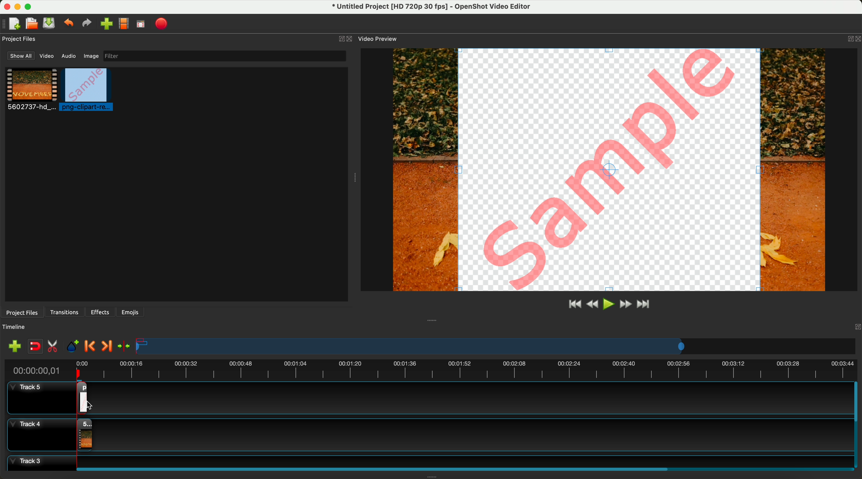  What do you see at coordinates (345, 39) in the screenshot?
I see `close` at bounding box center [345, 39].